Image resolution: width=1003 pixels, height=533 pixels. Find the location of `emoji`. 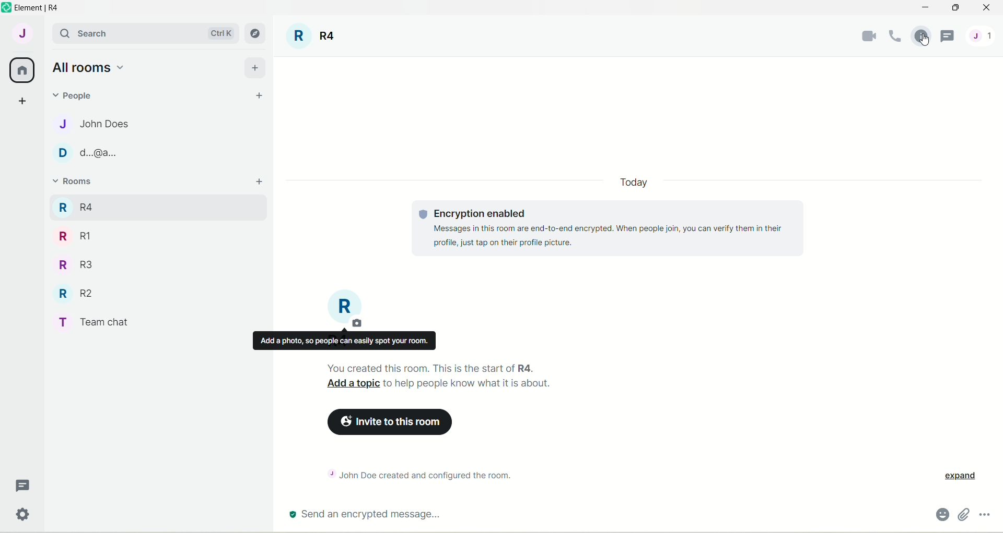

emoji is located at coordinates (938, 514).